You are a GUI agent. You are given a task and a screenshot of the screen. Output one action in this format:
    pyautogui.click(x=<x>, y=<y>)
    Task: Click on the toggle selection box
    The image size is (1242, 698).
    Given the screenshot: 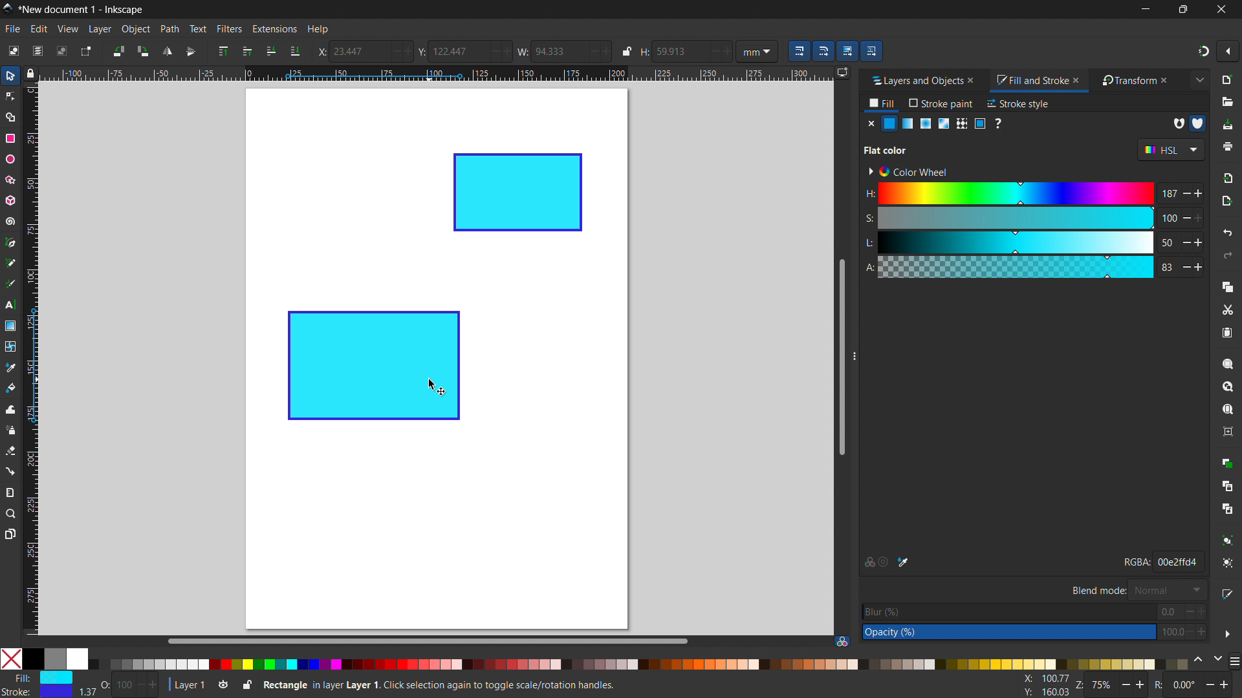 What is the action you would take?
    pyautogui.click(x=85, y=52)
    